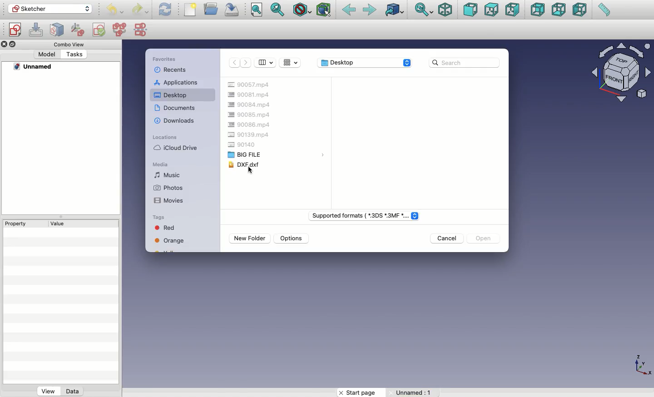  What do you see at coordinates (169, 201) in the screenshot?
I see `Movies` at bounding box center [169, 201].